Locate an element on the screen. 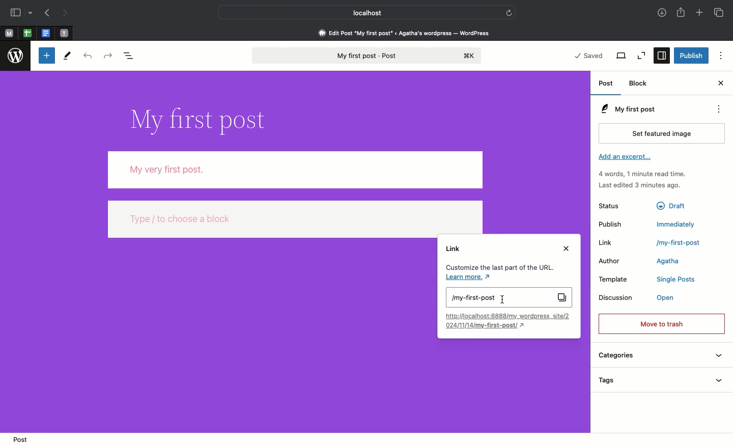 The width and height of the screenshot is (733, 445). type / to choose a block is located at coordinates (296, 218).